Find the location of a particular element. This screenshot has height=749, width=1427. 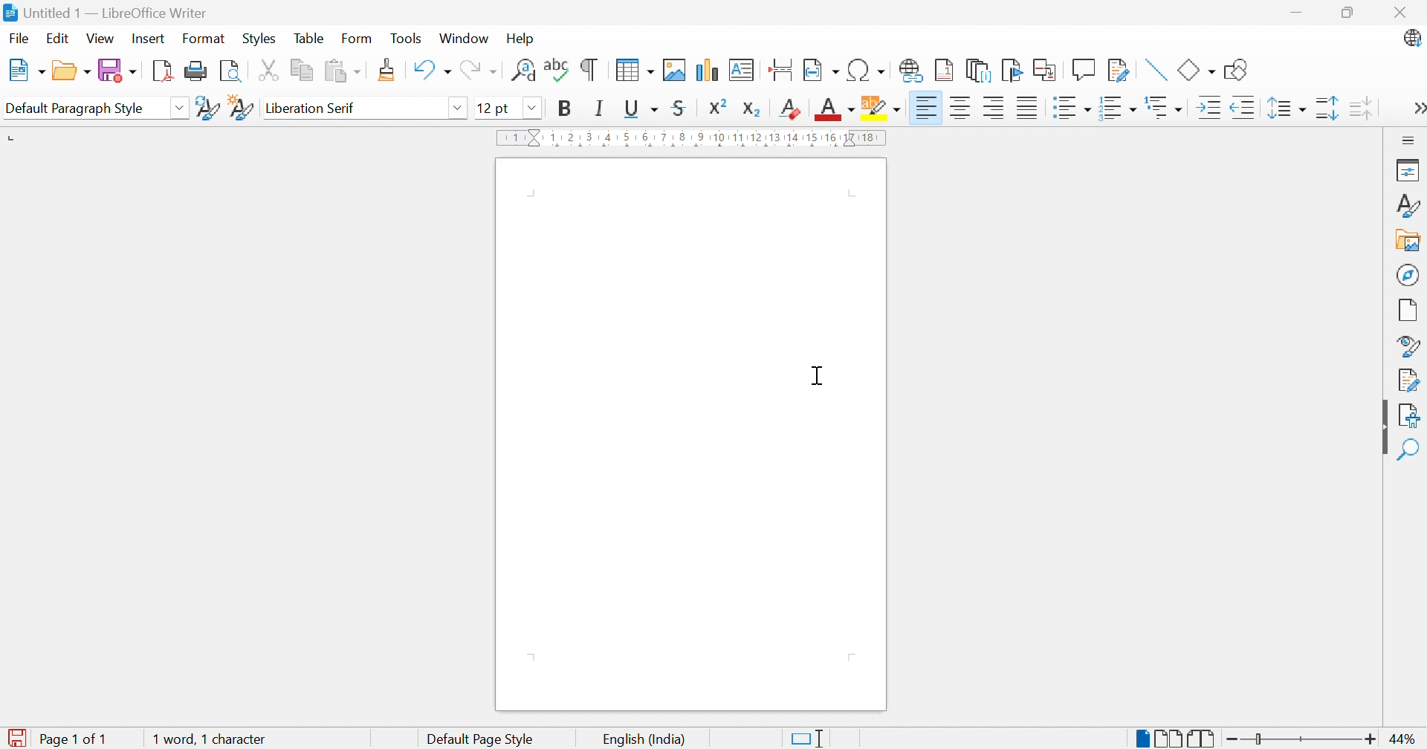

LibreOffice update available is located at coordinates (1411, 37).